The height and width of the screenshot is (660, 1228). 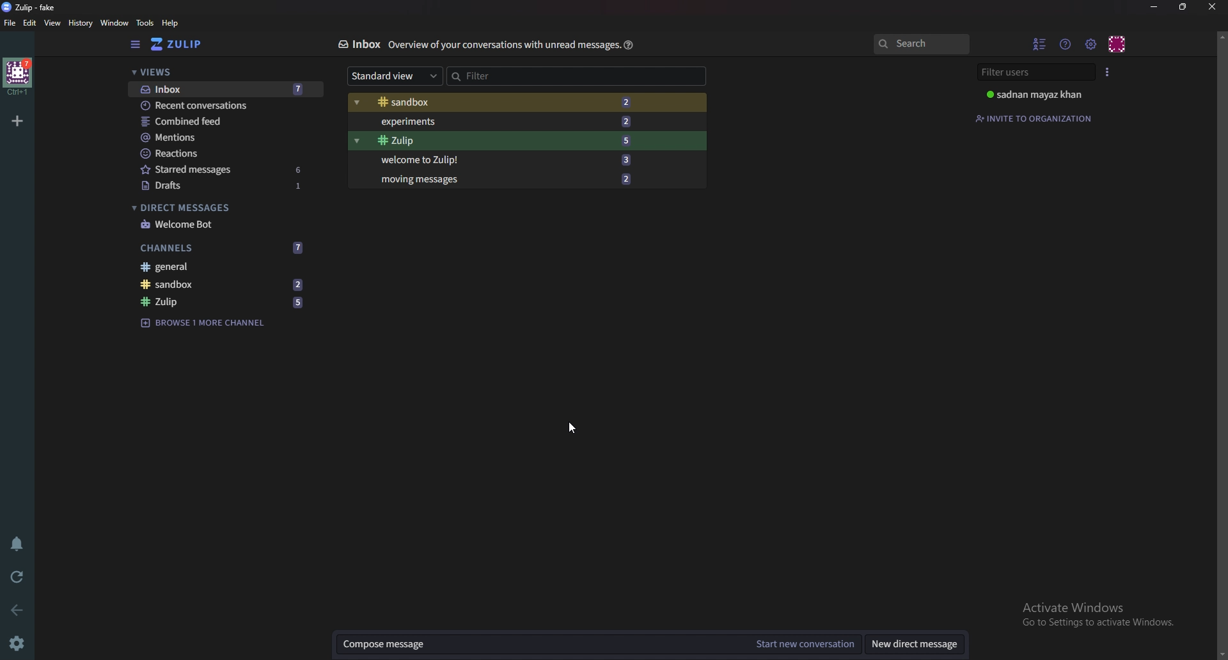 I want to click on Zulip, so click(x=221, y=302).